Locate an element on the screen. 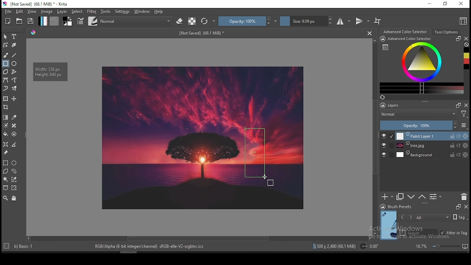 This screenshot has height=265, width=471. new is located at coordinates (8, 21).